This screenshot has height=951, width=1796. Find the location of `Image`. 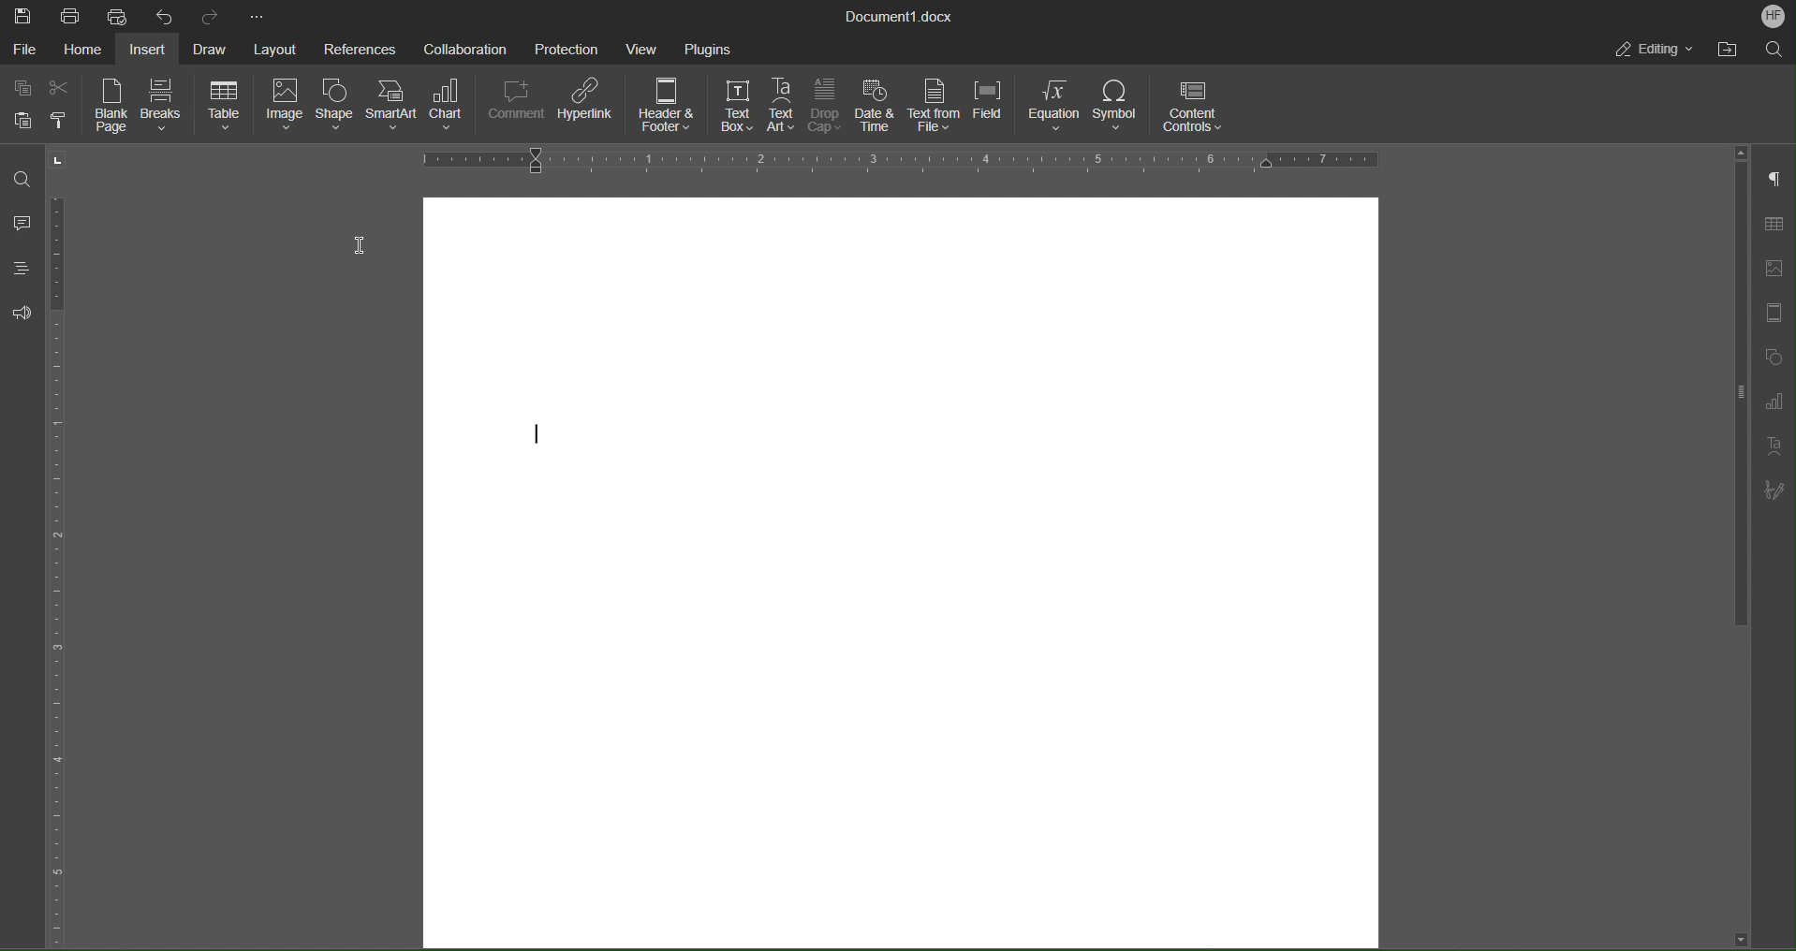

Image is located at coordinates (284, 107).